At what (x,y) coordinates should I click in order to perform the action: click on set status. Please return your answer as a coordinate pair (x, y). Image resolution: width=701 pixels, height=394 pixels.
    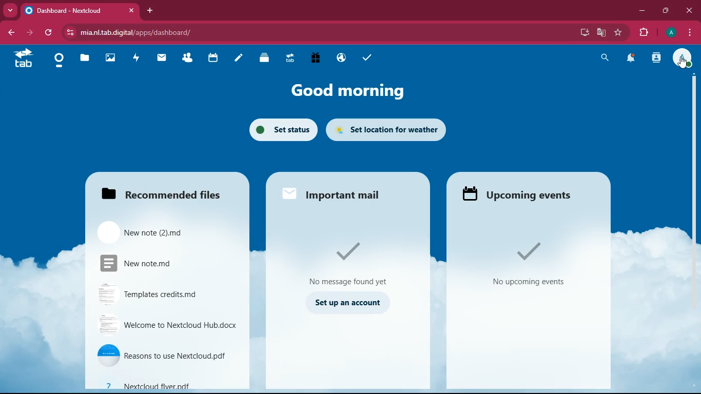
    Looking at the image, I should click on (280, 129).